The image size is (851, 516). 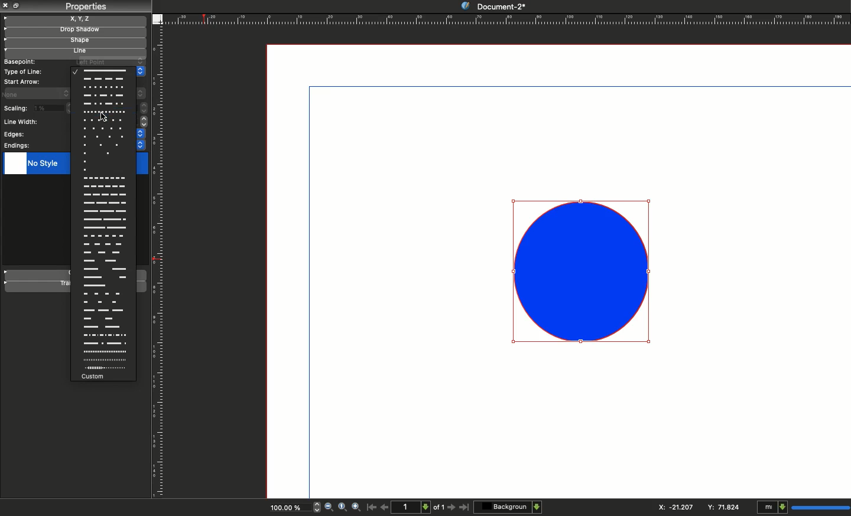 What do you see at coordinates (329, 508) in the screenshot?
I see `Zoom out` at bounding box center [329, 508].